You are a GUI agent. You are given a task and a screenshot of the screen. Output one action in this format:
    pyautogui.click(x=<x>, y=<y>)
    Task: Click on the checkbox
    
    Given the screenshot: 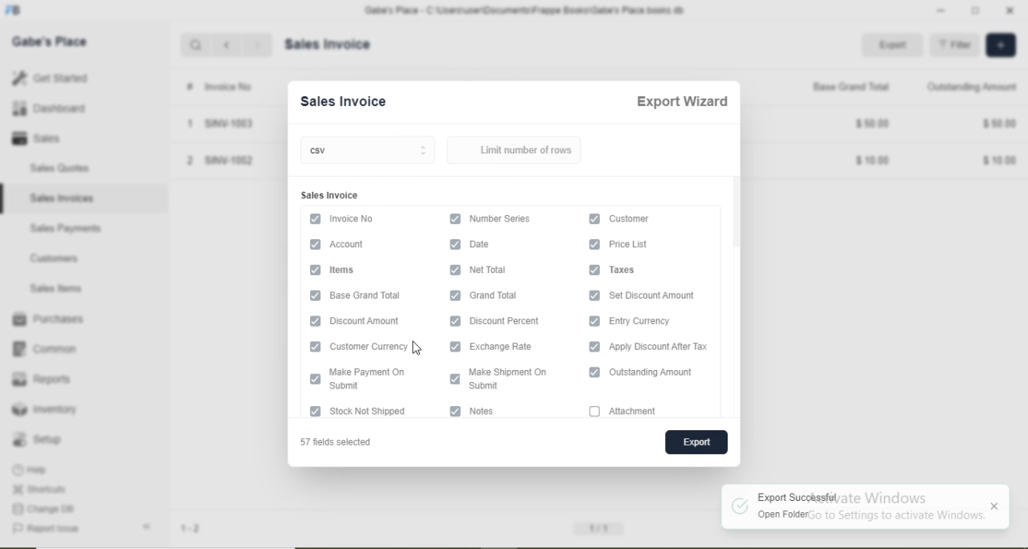 What is the action you would take?
    pyautogui.click(x=594, y=321)
    